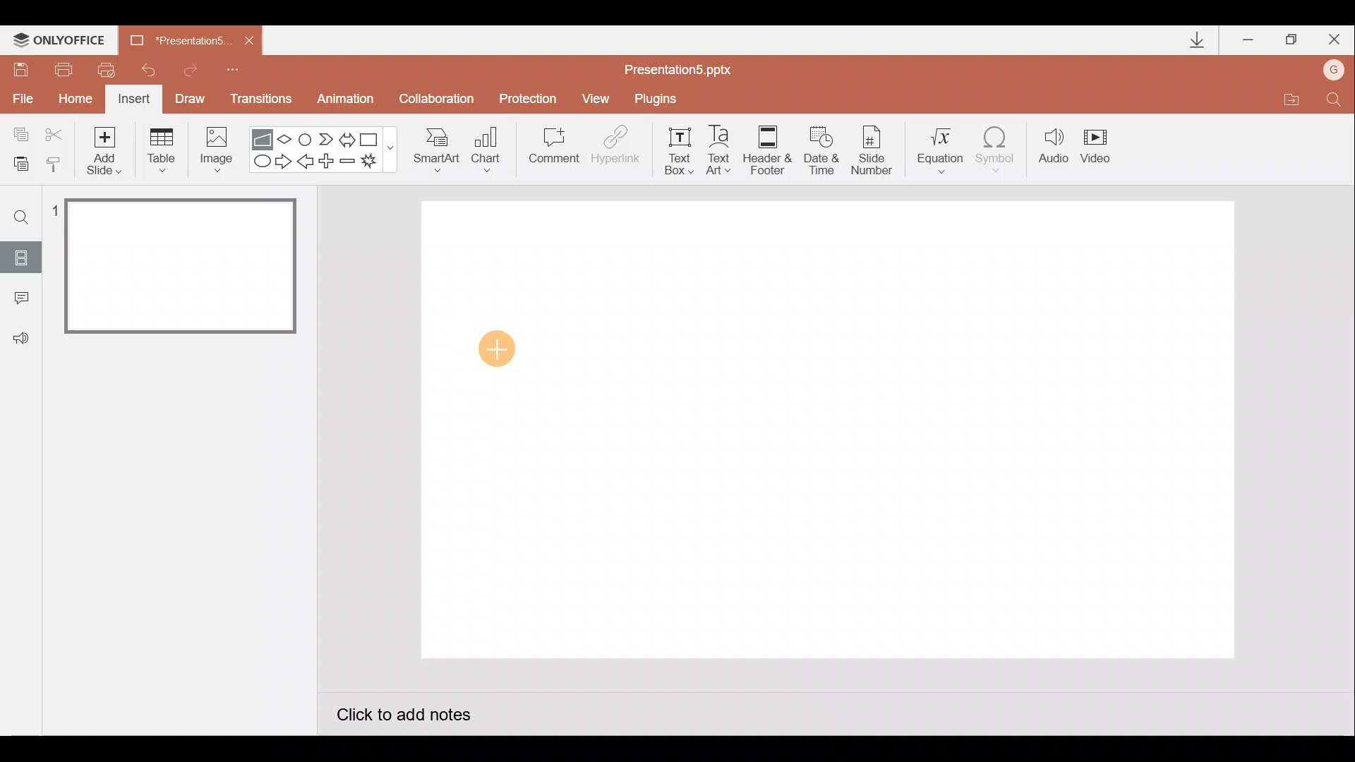 The height and width of the screenshot is (762, 1355). I want to click on Left right arrow, so click(349, 137).